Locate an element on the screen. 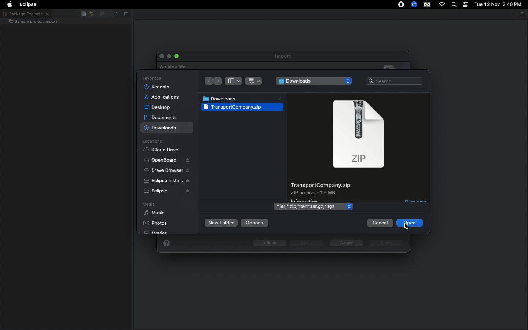 The height and width of the screenshot is (330, 528). Transportcompany.zip is located at coordinates (241, 110).